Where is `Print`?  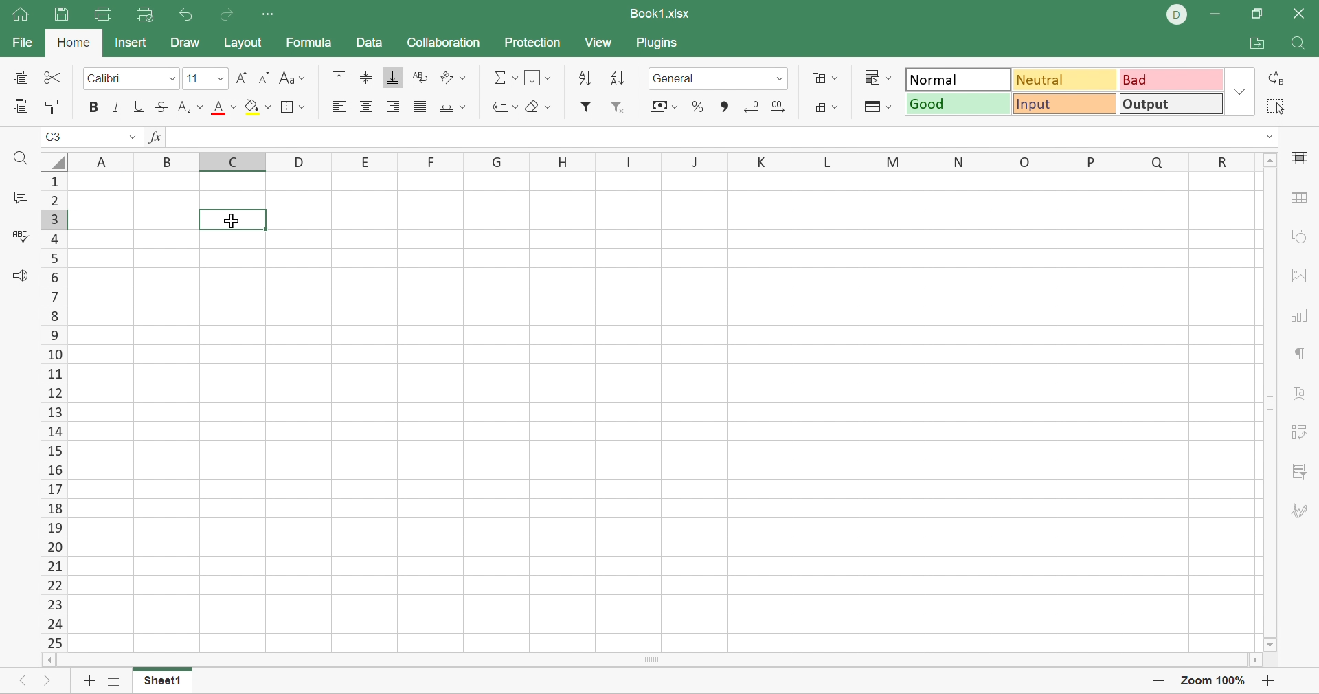
Print is located at coordinates (104, 15).